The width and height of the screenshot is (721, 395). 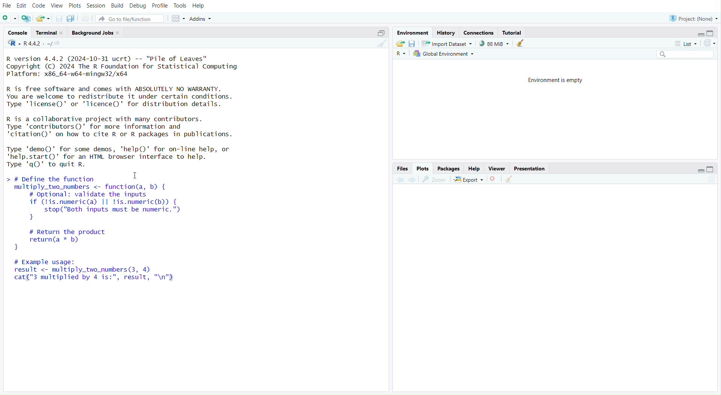 What do you see at coordinates (497, 169) in the screenshot?
I see `Viewer` at bounding box center [497, 169].